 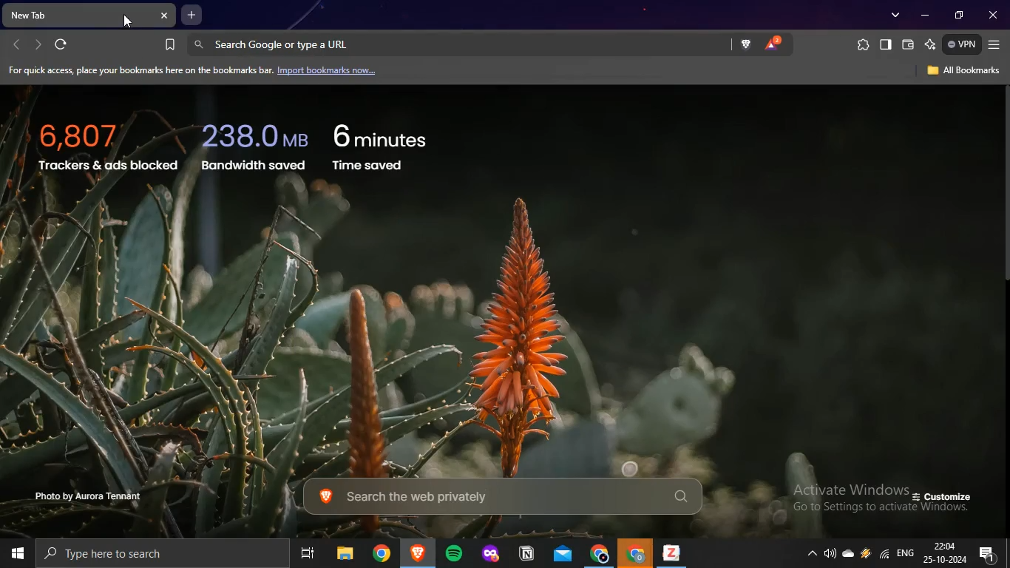 I want to click on brave shield, so click(x=744, y=44).